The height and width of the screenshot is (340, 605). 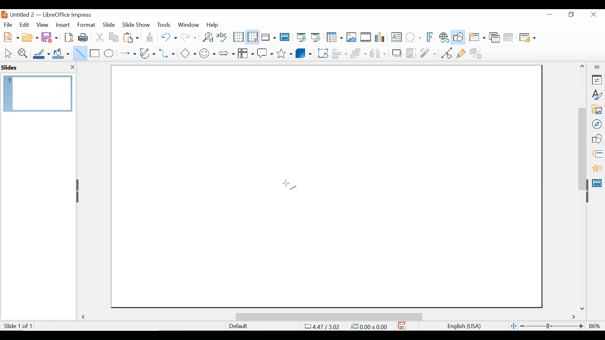 I want to click on Stars and Banners, so click(x=285, y=52).